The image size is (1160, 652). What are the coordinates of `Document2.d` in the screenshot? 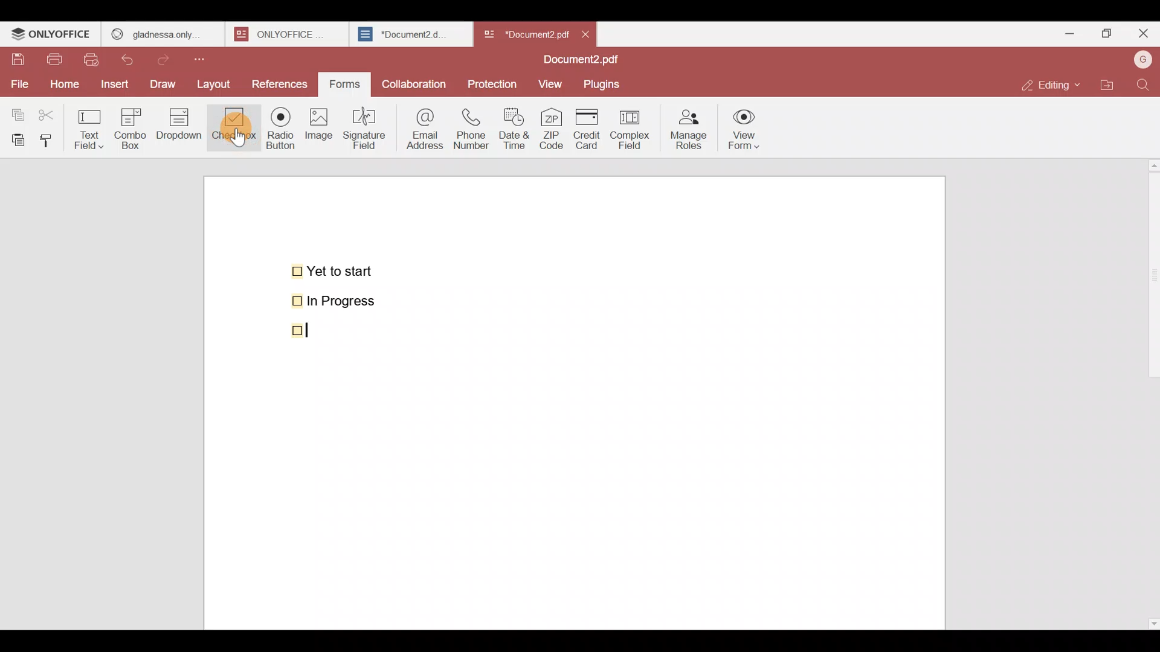 It's located at (410, 37).